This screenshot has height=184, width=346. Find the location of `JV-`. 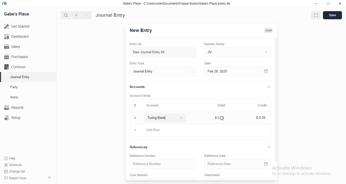

JV- is located at coordinates (237, 51).